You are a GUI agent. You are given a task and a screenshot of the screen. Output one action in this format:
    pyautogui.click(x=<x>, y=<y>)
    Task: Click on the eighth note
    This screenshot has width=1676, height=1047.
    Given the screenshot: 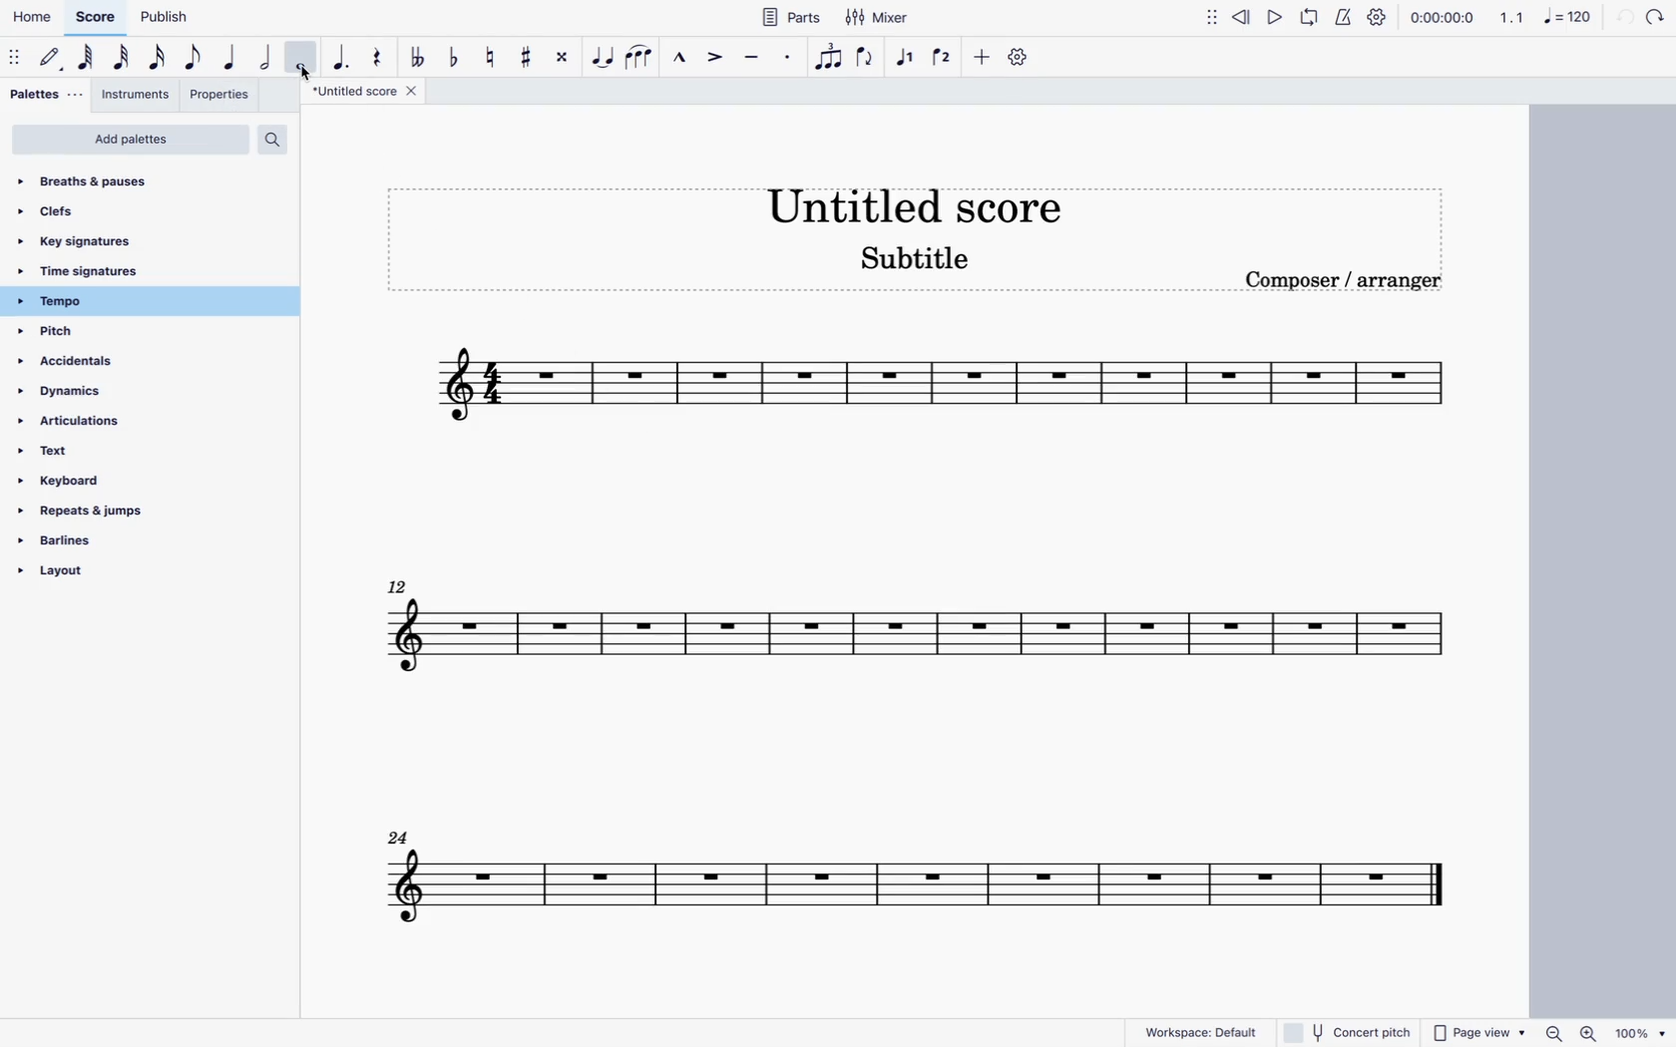 What is the action you would take?
    pyautogui.click(x=195, y=57)
    